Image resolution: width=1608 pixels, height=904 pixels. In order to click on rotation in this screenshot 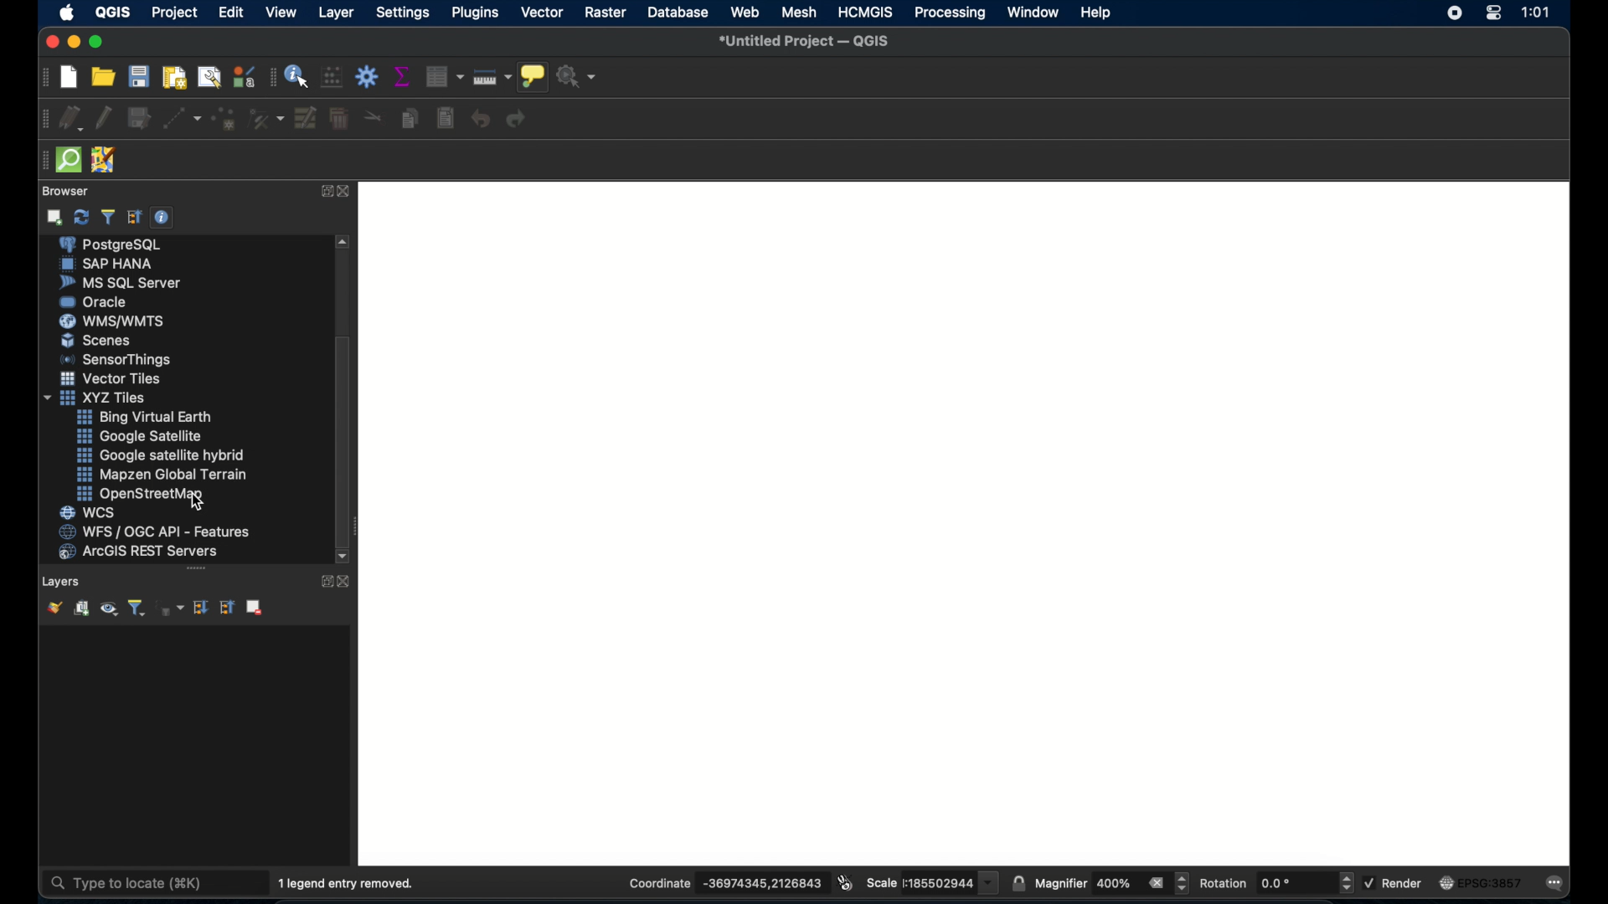, I will do `click(1278, 883)`.